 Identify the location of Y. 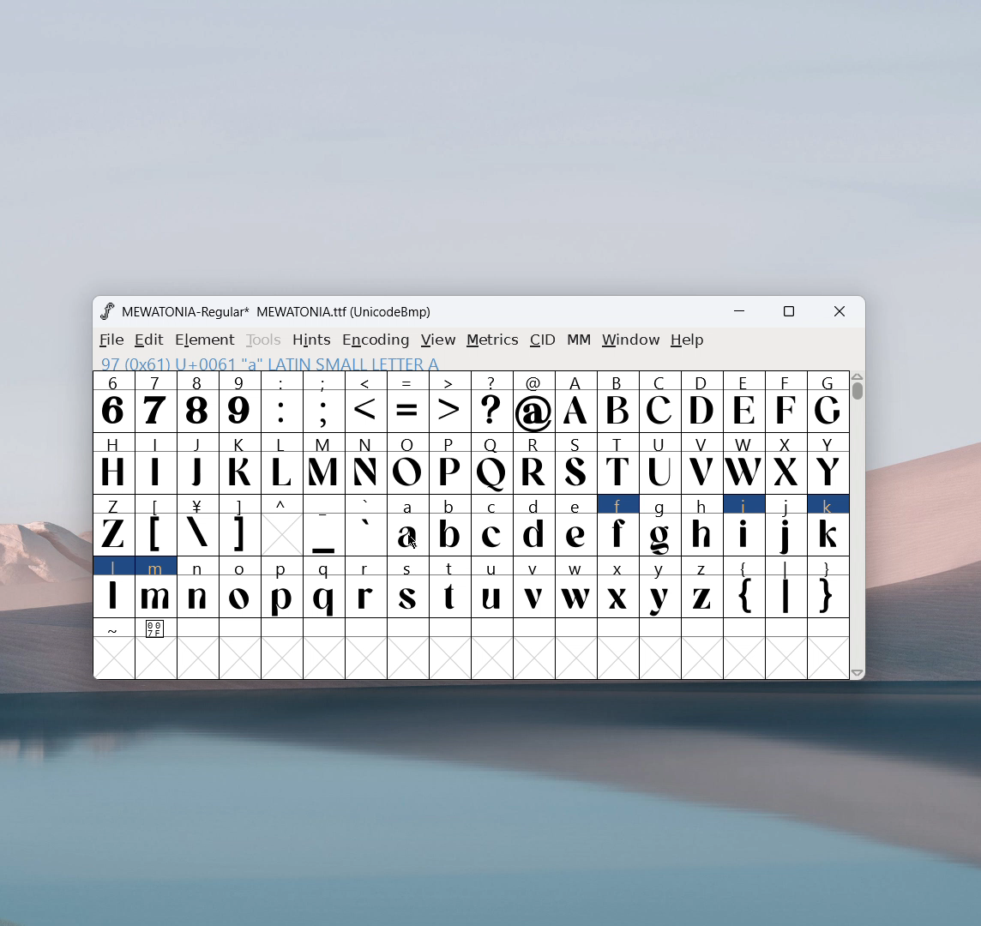
(828, 462).